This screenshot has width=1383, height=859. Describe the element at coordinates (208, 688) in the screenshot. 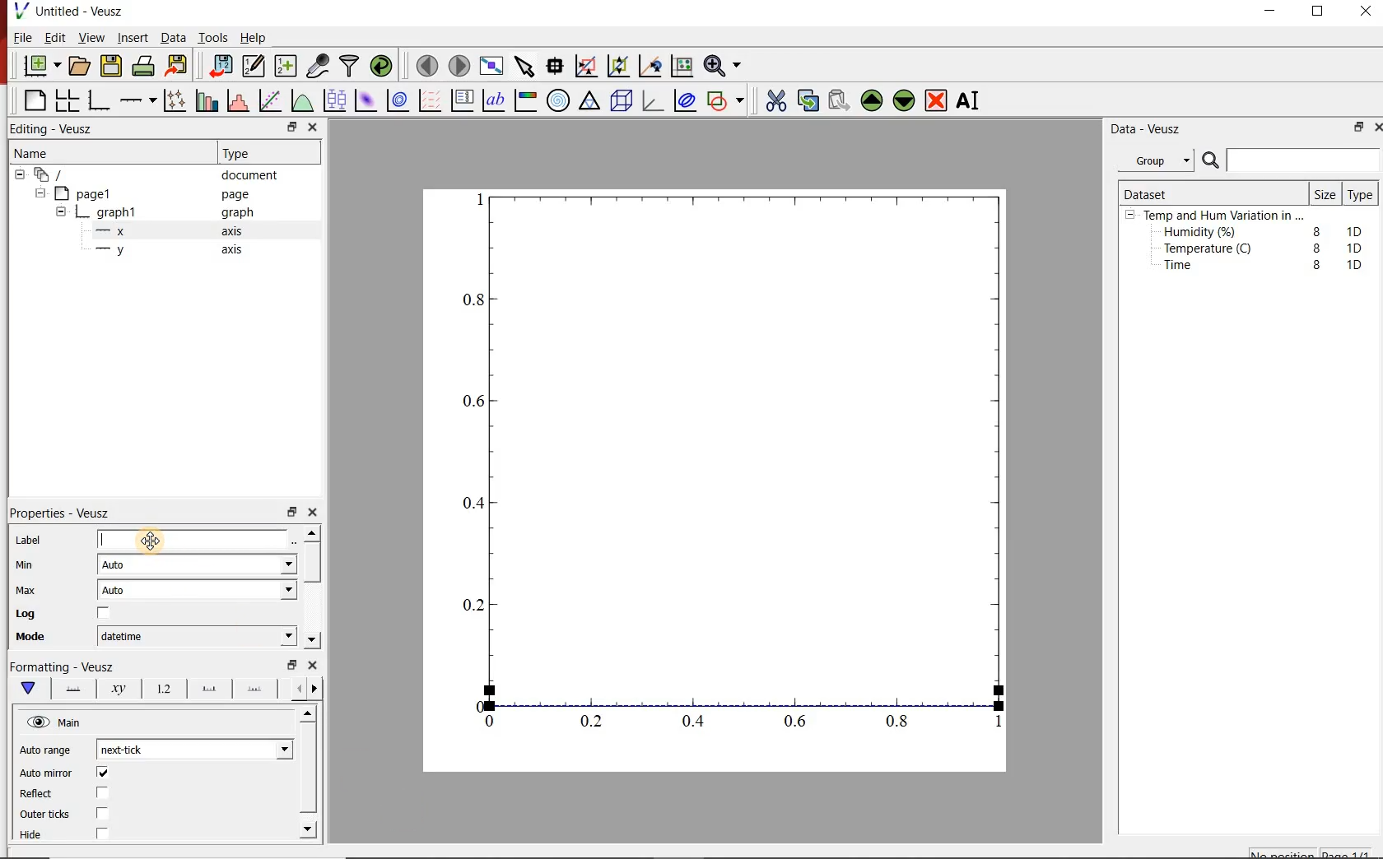

I see `major ticks` at that location.